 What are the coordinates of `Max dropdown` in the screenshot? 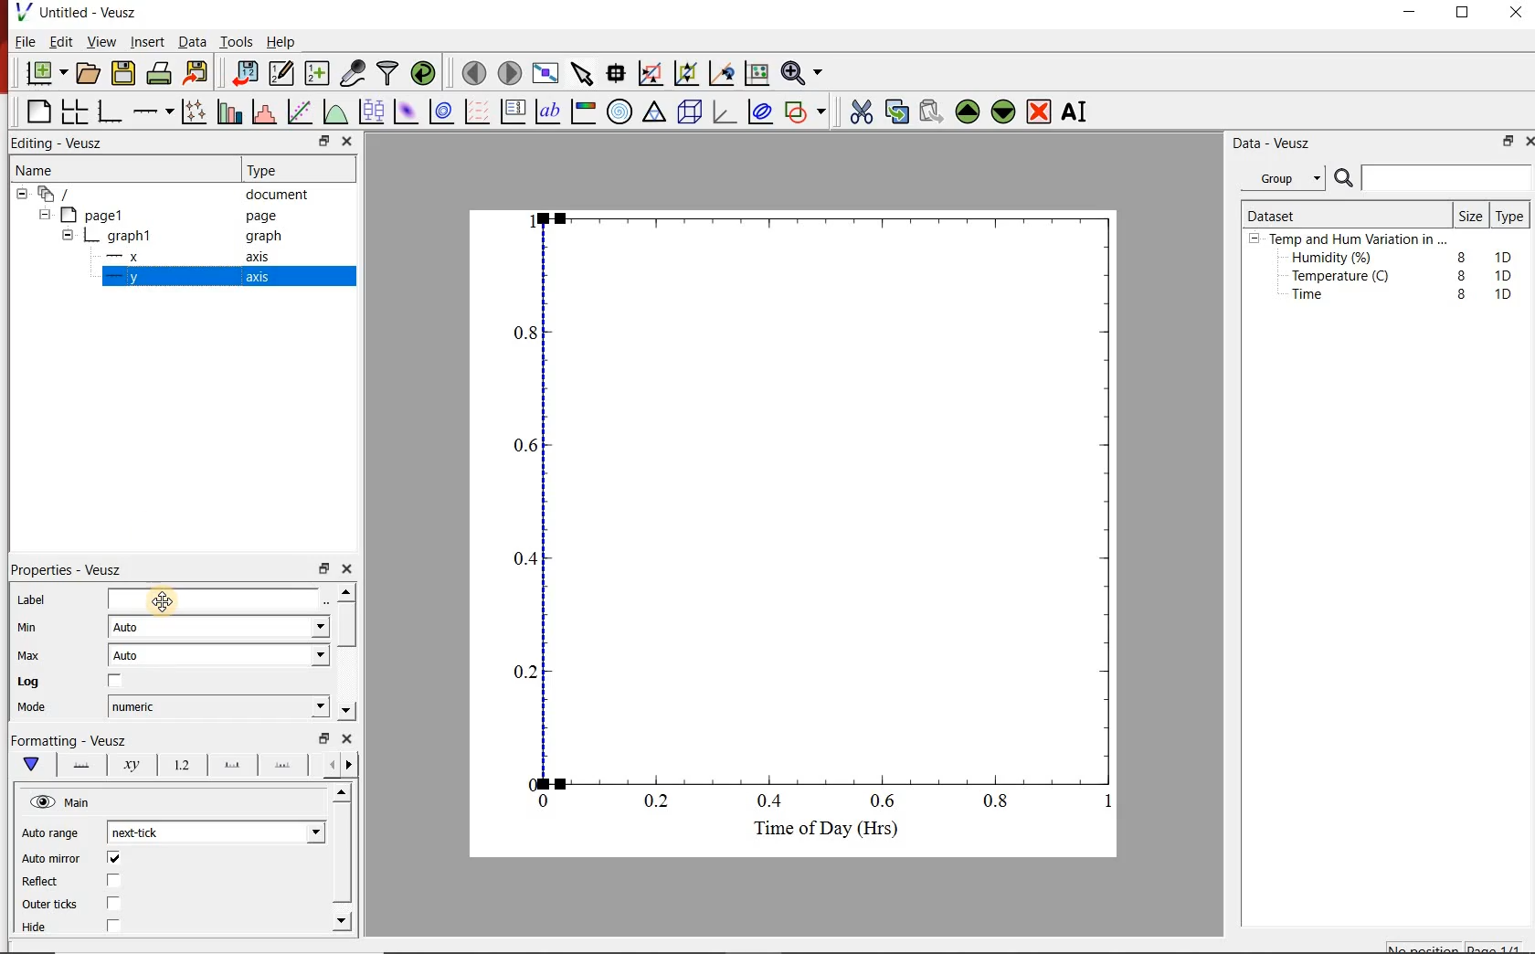 It's located at (301, 658).